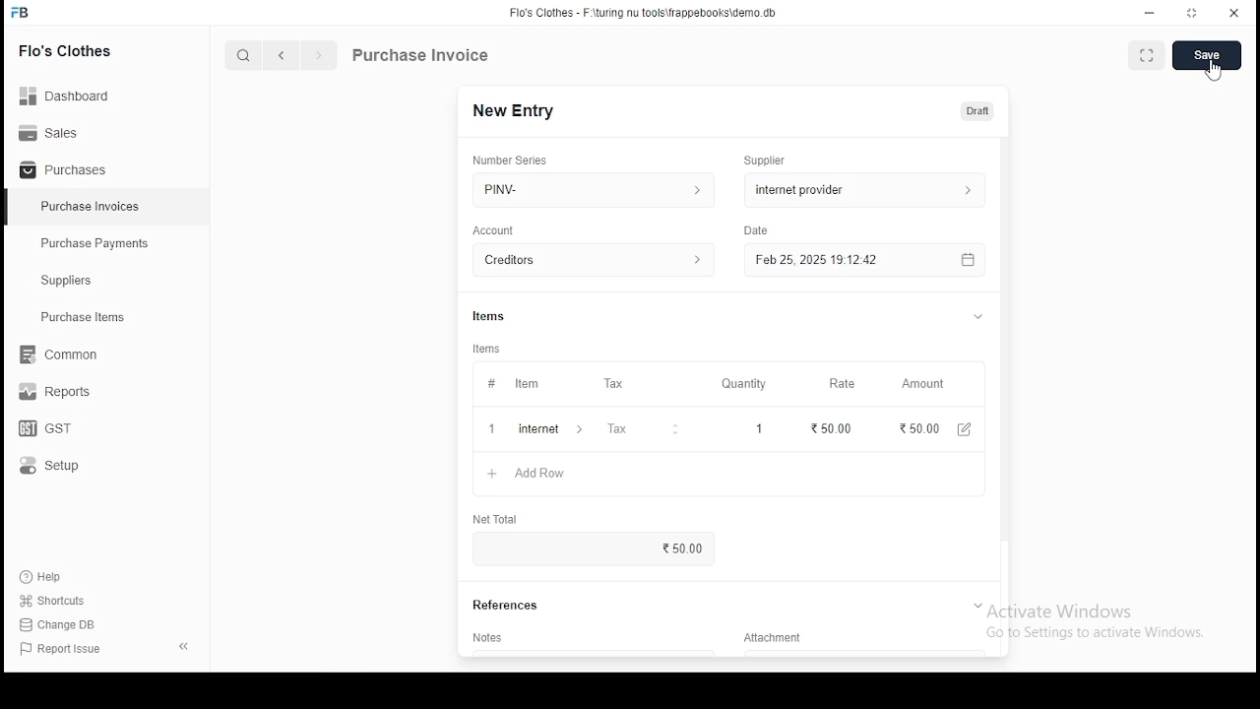  What do you see at coordinates (753, 428) in the screenshot?
I see `1` at bounding box center [753, 428].